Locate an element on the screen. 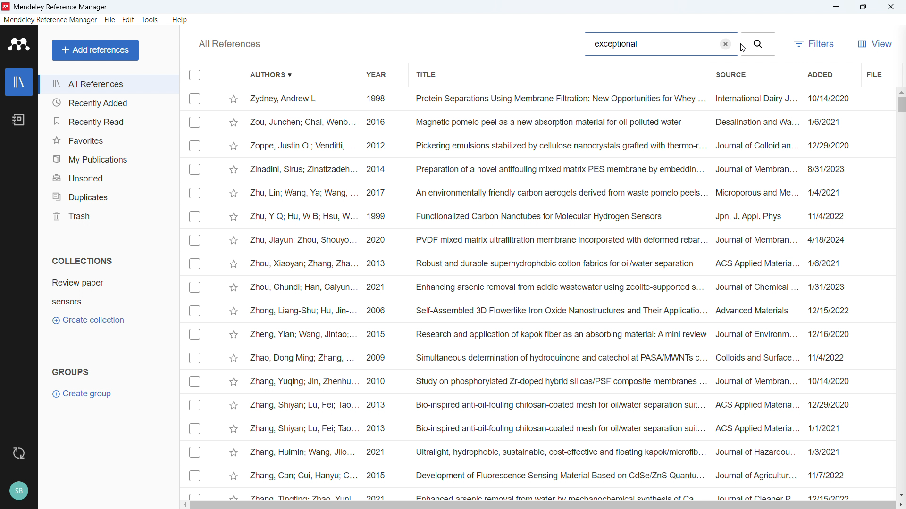  Scroll left  is located at coordinates (183, 505).